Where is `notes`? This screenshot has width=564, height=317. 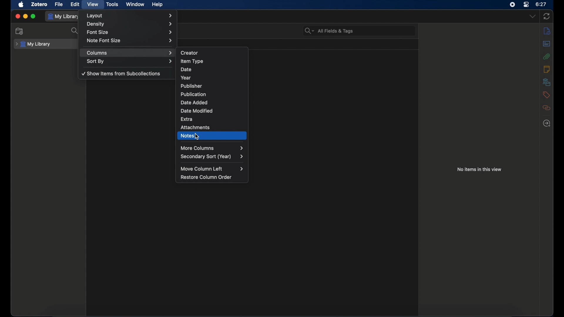
notes is located at coordinates (188, 136).